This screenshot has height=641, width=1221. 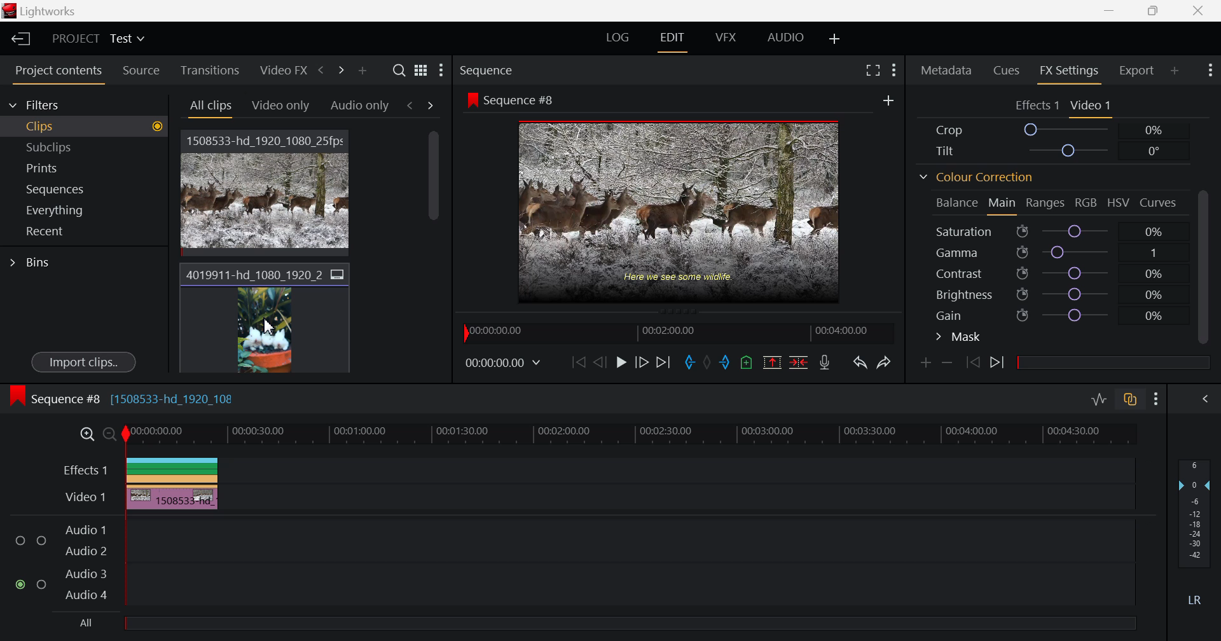 I want to click on toggle auto track sync, so click(x=1131, y=397).